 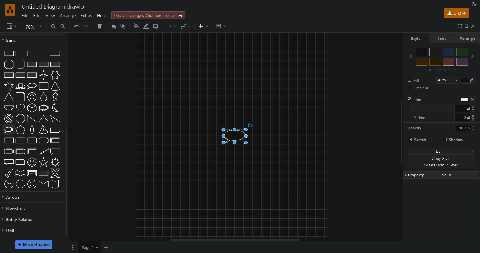 I want to click on Bring to Back, so click(x=123, y=26).